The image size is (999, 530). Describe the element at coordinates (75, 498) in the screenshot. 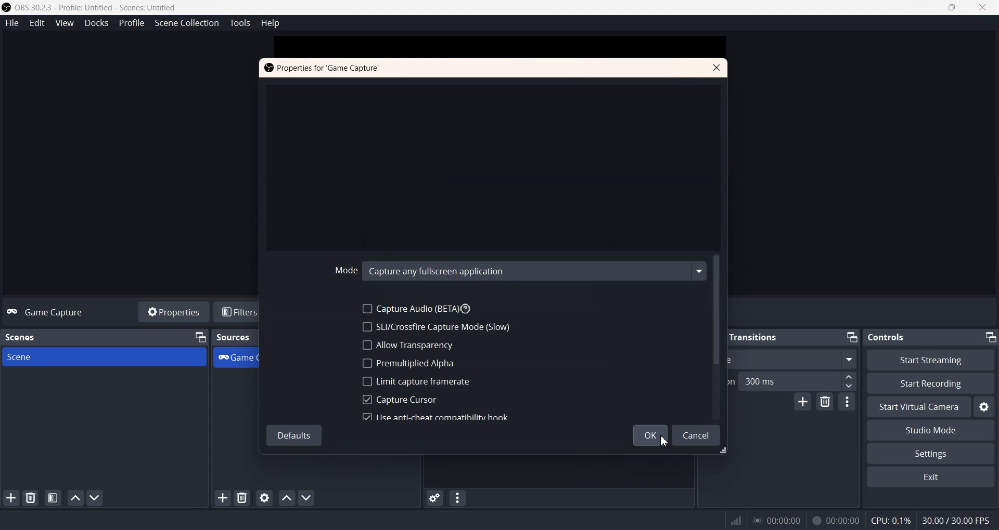

I see `Move Scene Up` at that location.